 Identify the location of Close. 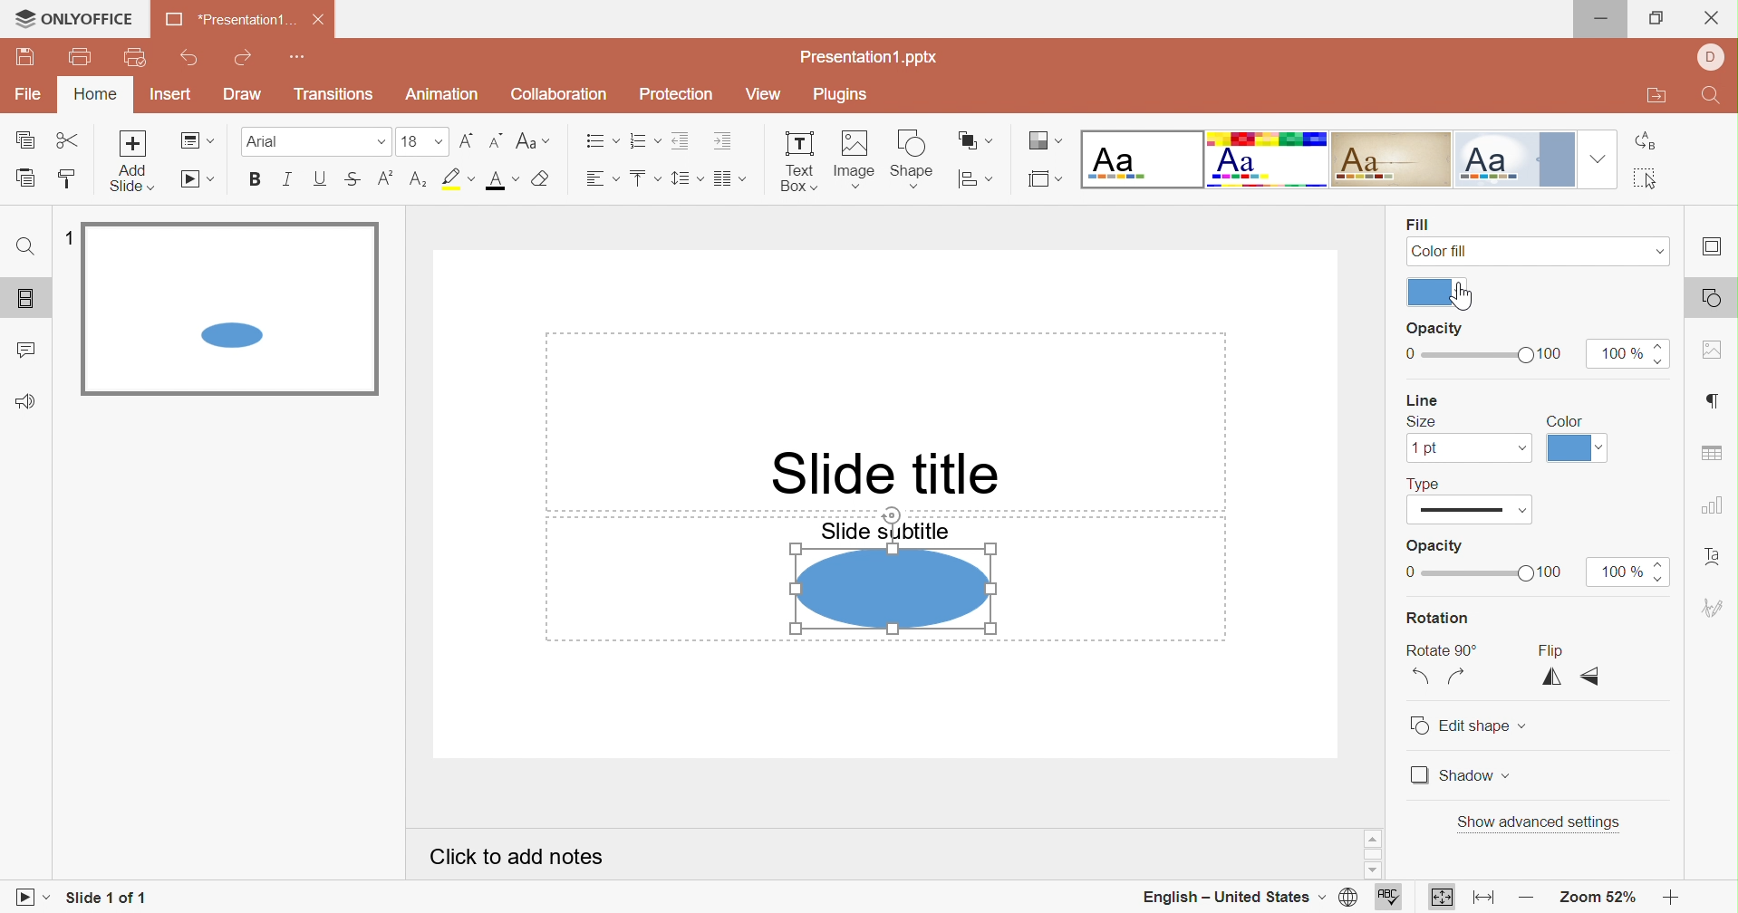
(318, 22).